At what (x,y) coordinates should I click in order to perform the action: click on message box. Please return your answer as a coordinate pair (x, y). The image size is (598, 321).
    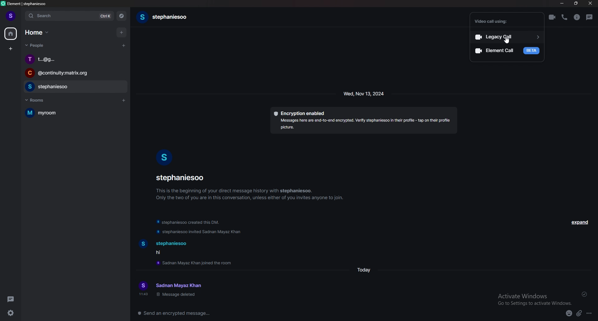
    Looking at the image, I should click on (306, 313).